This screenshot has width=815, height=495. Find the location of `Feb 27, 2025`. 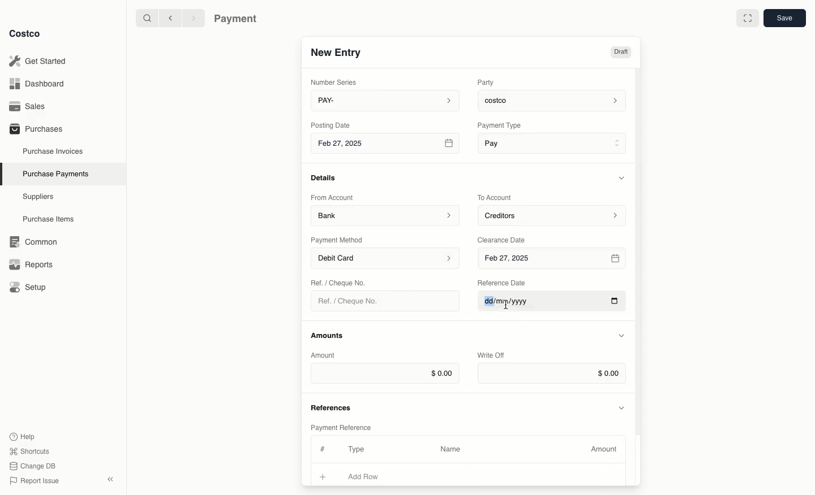

Feb 27, 2025 is located at coordinates (387, 145).